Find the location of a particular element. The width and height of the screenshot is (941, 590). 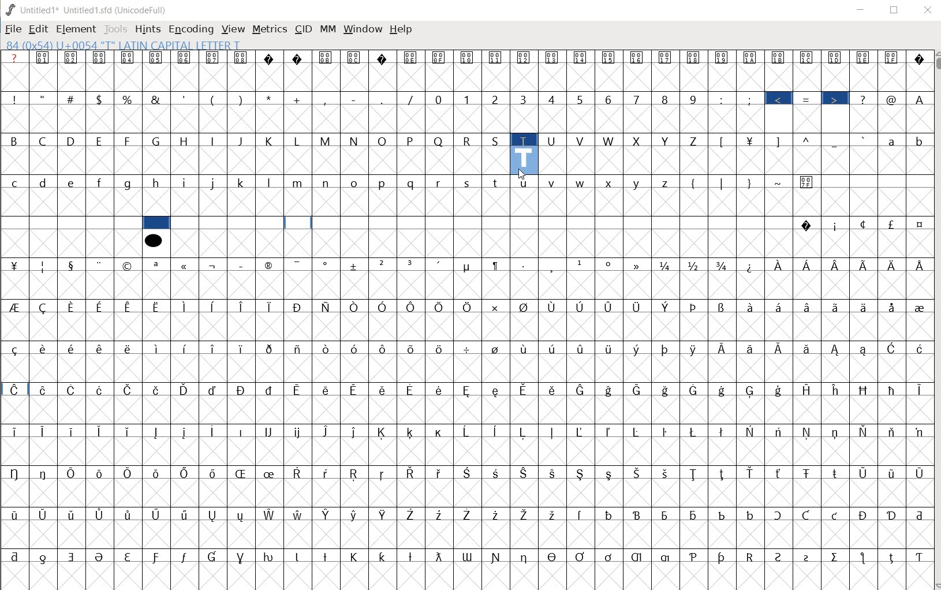

Symbol is located at coordinates (640, 264).